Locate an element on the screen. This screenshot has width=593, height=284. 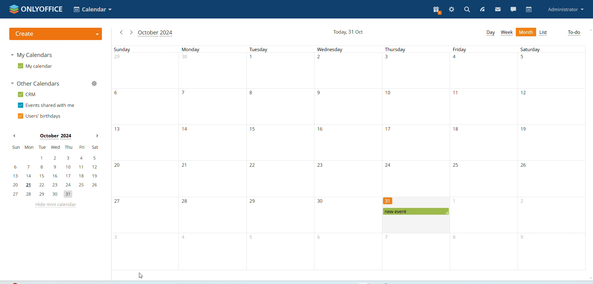
scroll down is located at coordinates (592, 278).